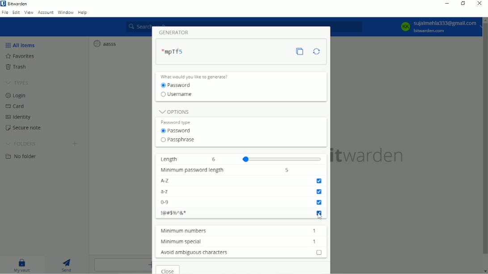 This screenshot has width=488, height=274. I want to click on Length, so click(172, 159).